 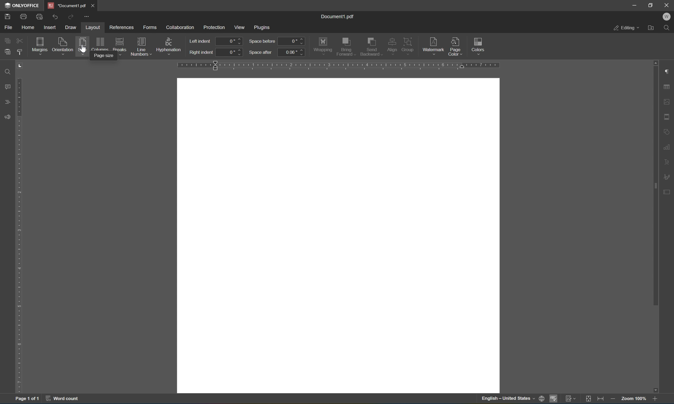 I want to click on signature, so click(x=668, y=176).